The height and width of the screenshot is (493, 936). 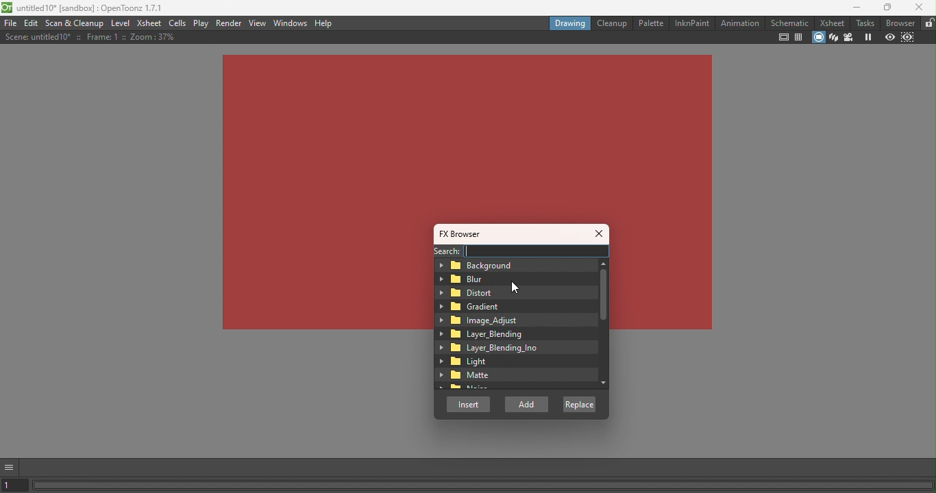 What do you see at coordinates (850, 36) in the screenshot?
I see `Camera view` at bounding box center [850, 36].